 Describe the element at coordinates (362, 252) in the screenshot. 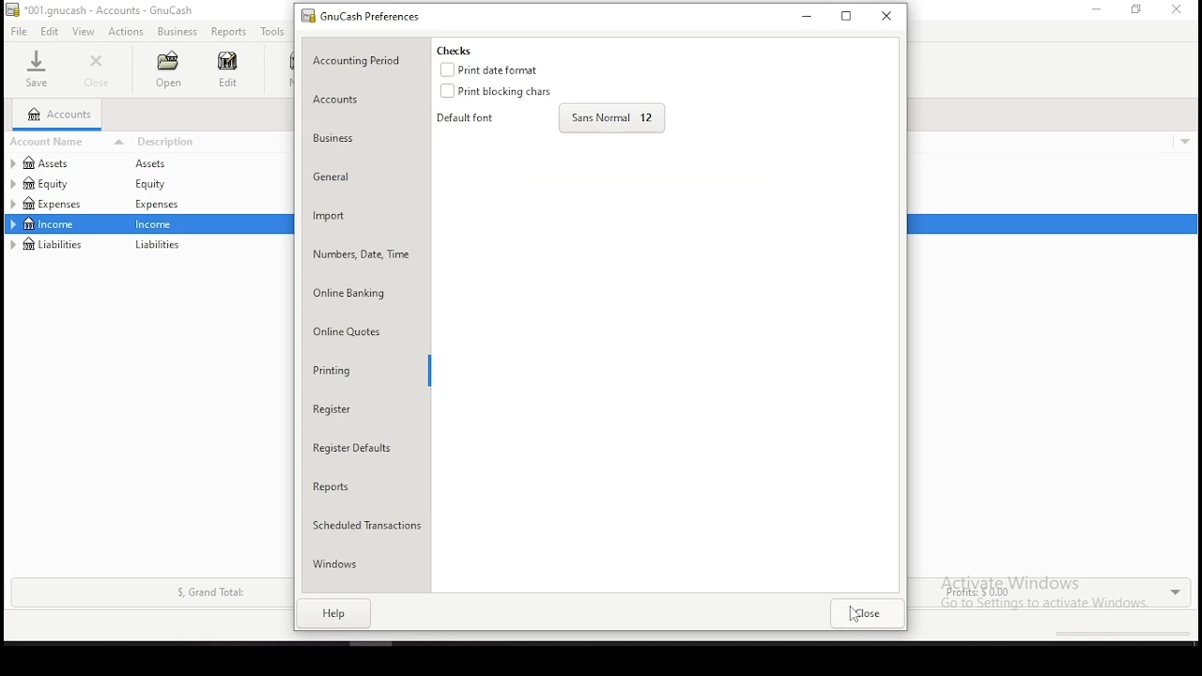

I see `number, date, time` at that location.